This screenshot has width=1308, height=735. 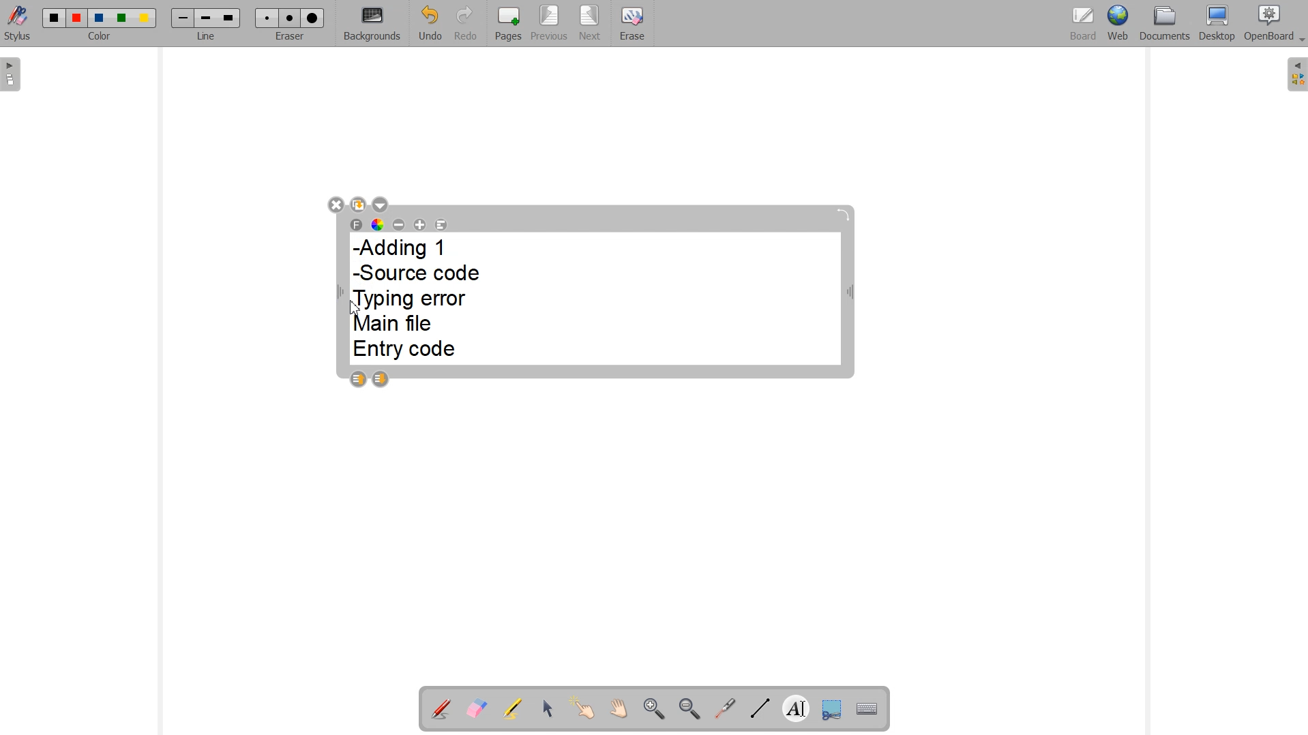 I want to click on Large line, so click(x=230, y=18).